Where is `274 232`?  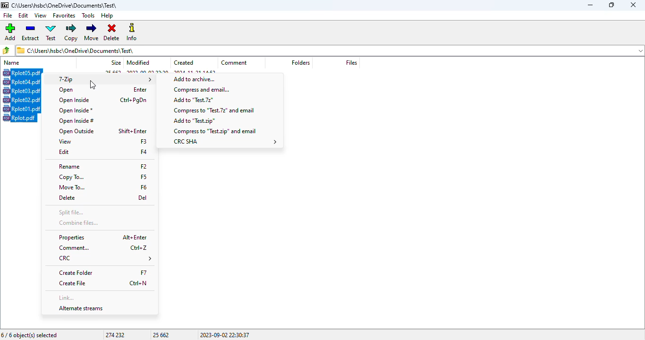 274 232 is located at coordinates (115, 335).